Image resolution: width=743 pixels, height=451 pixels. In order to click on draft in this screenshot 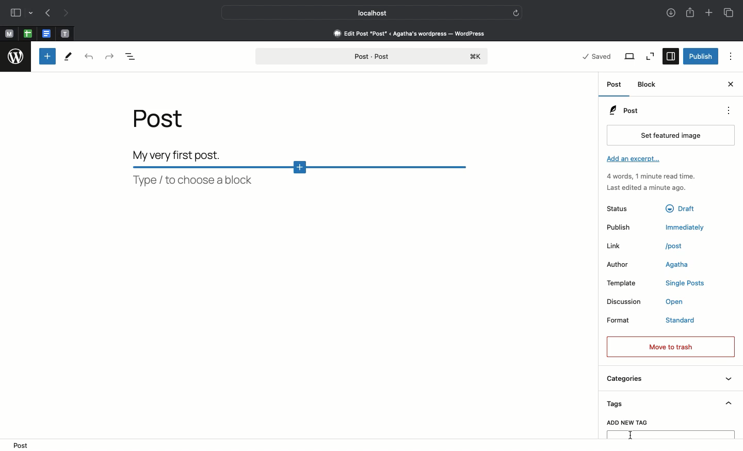, I will do `click(680, 209)`.